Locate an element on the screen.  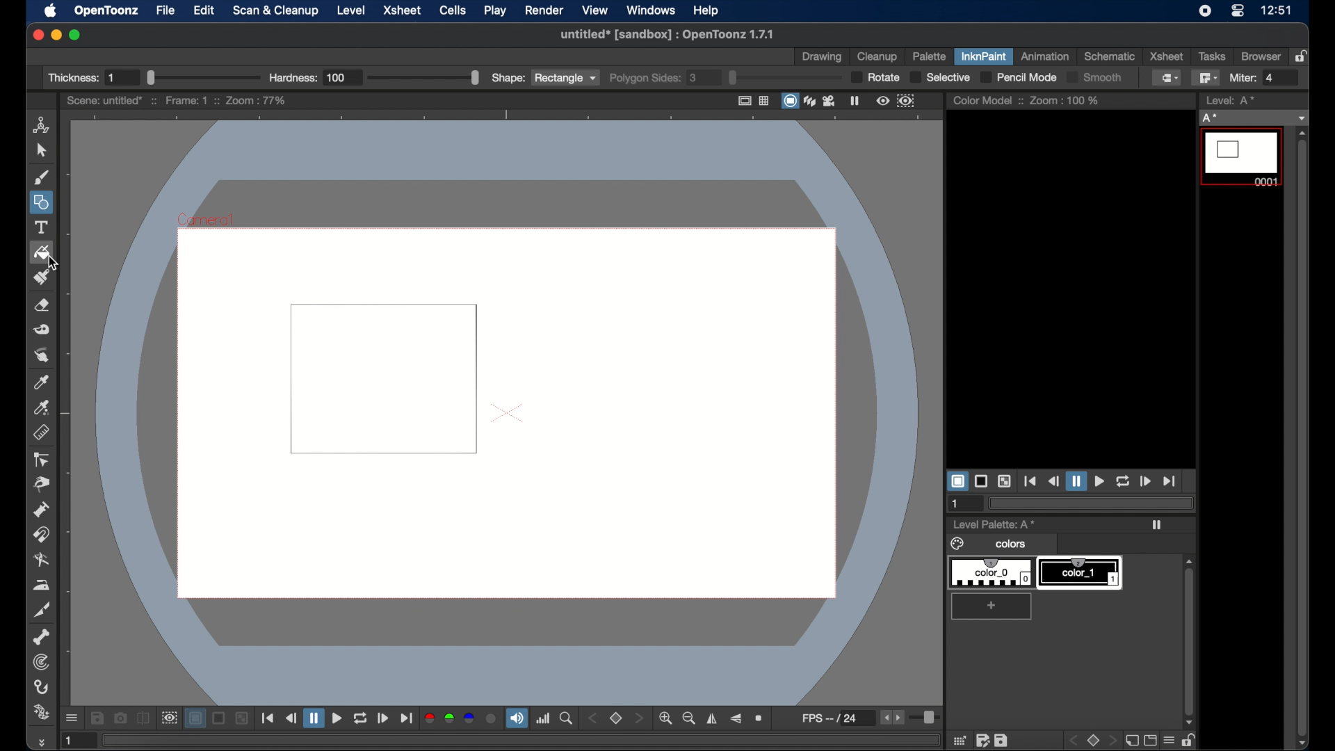
histogram is located at coordinates (543, 718).